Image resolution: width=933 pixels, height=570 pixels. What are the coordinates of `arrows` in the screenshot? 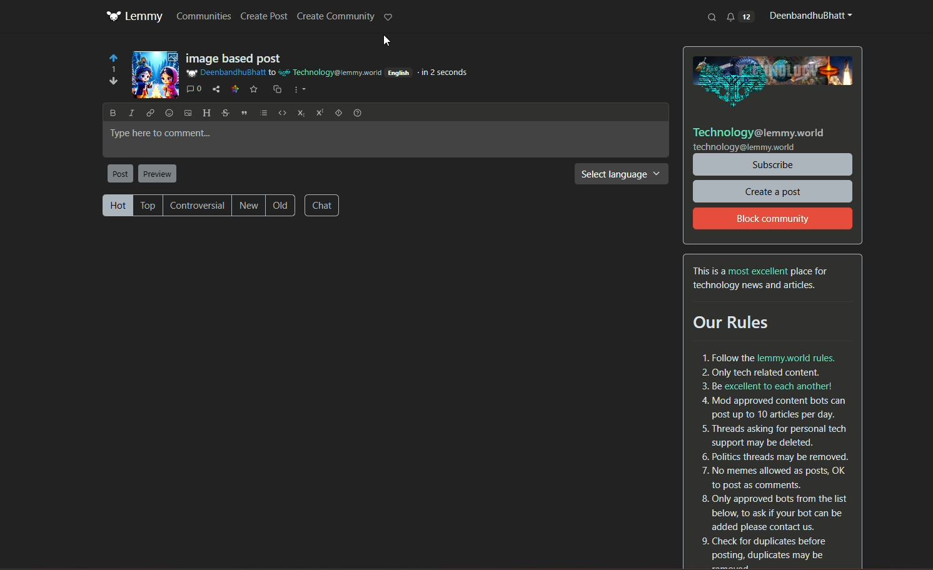 It's located at (111, 72).